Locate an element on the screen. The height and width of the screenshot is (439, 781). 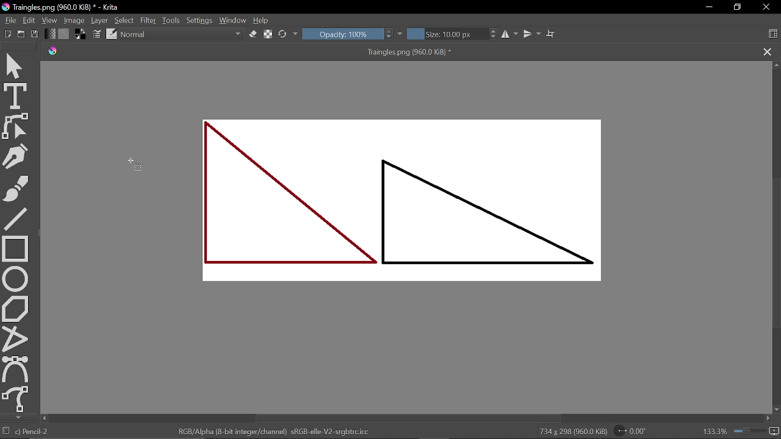
Save is located at coordinates (35, 35).